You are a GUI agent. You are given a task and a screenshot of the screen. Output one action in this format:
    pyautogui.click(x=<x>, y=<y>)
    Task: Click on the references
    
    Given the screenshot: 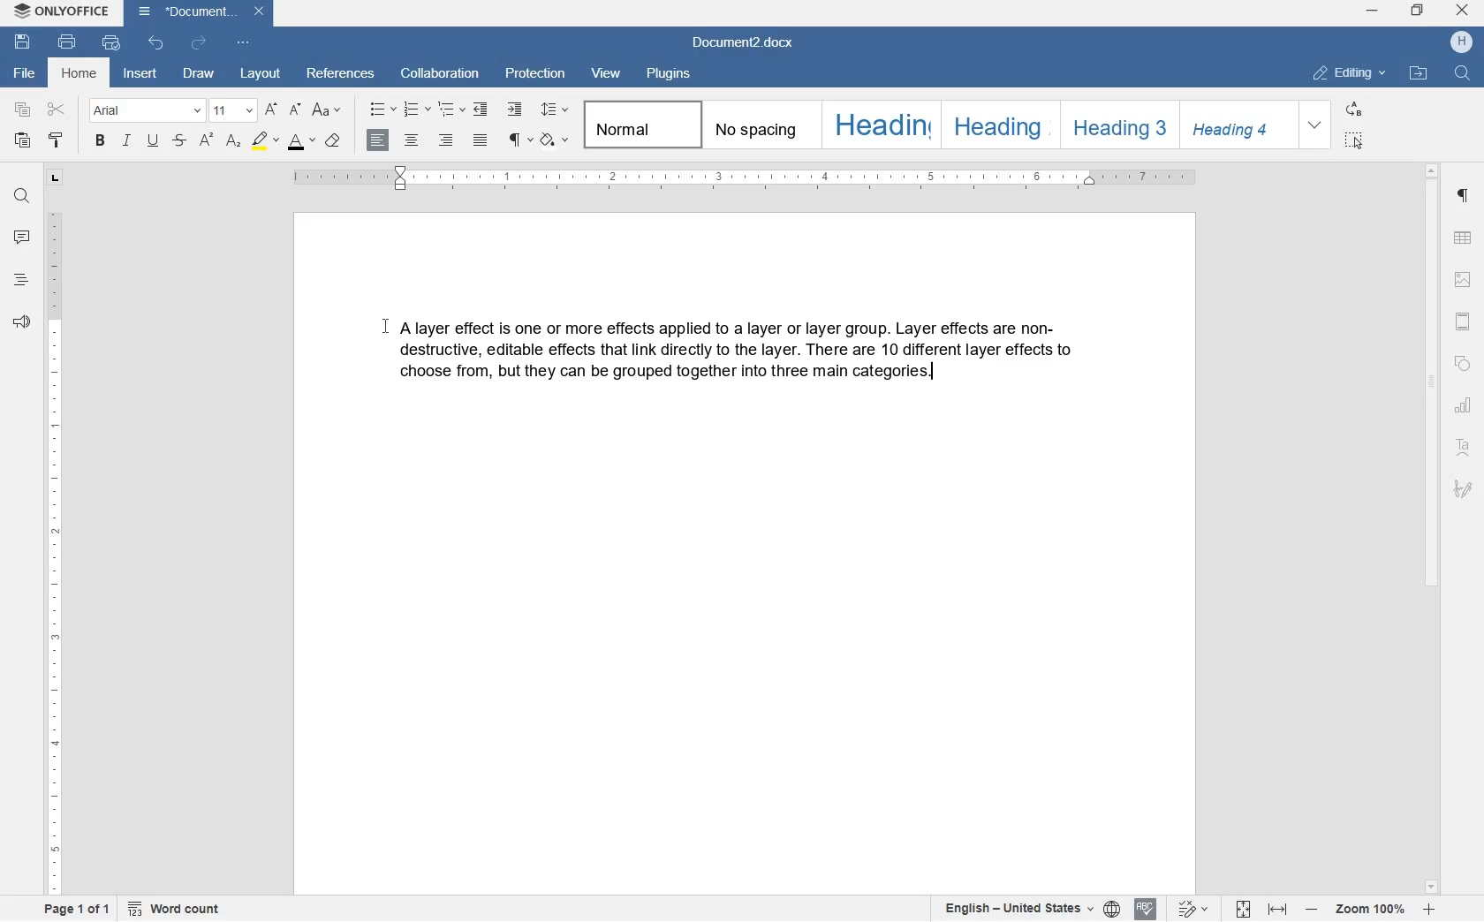 What is the action you would take?
    pyautogui.click(x=340, y=75)
    